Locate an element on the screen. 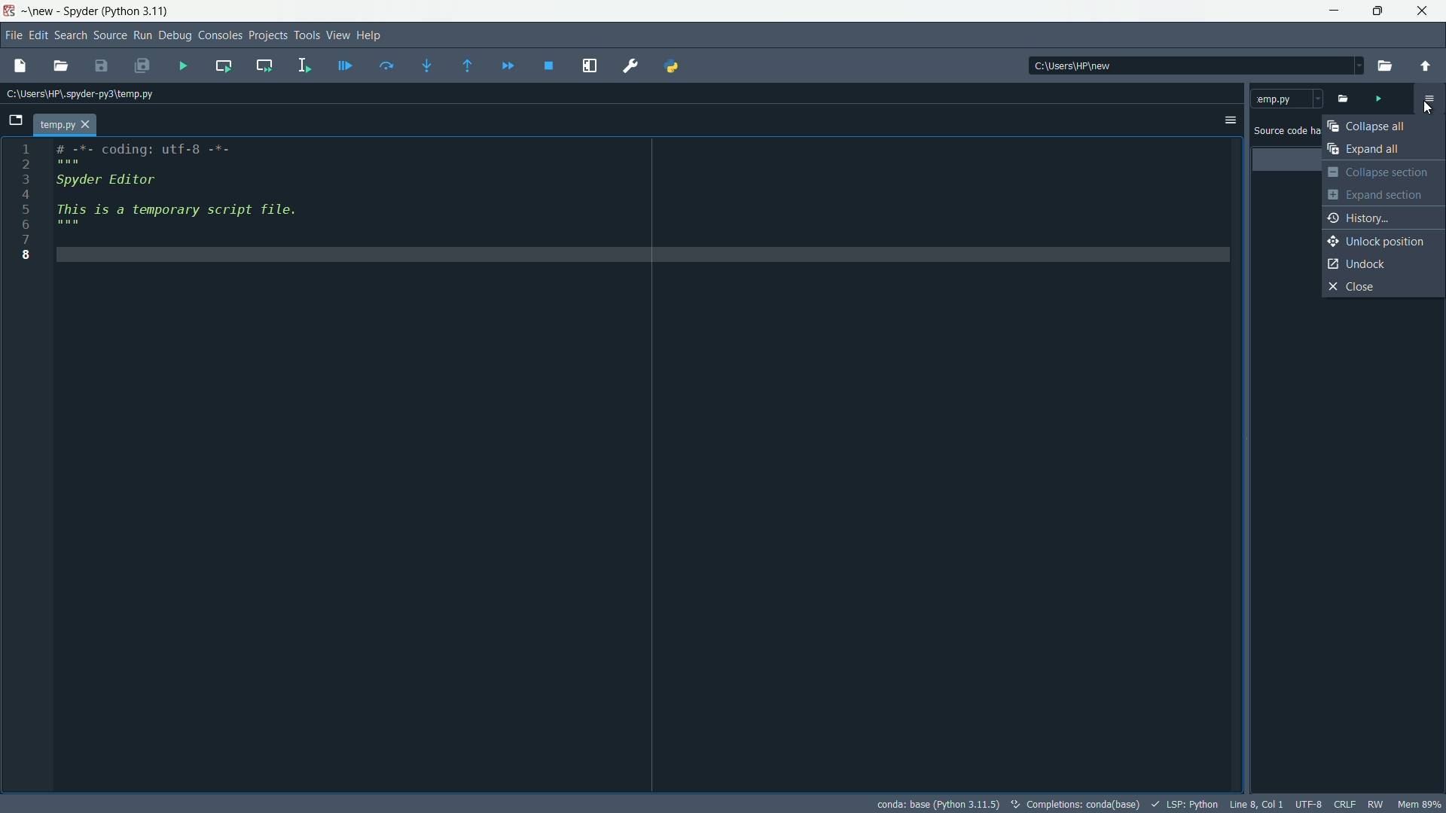  run selection is located at coordinates (304, 65).